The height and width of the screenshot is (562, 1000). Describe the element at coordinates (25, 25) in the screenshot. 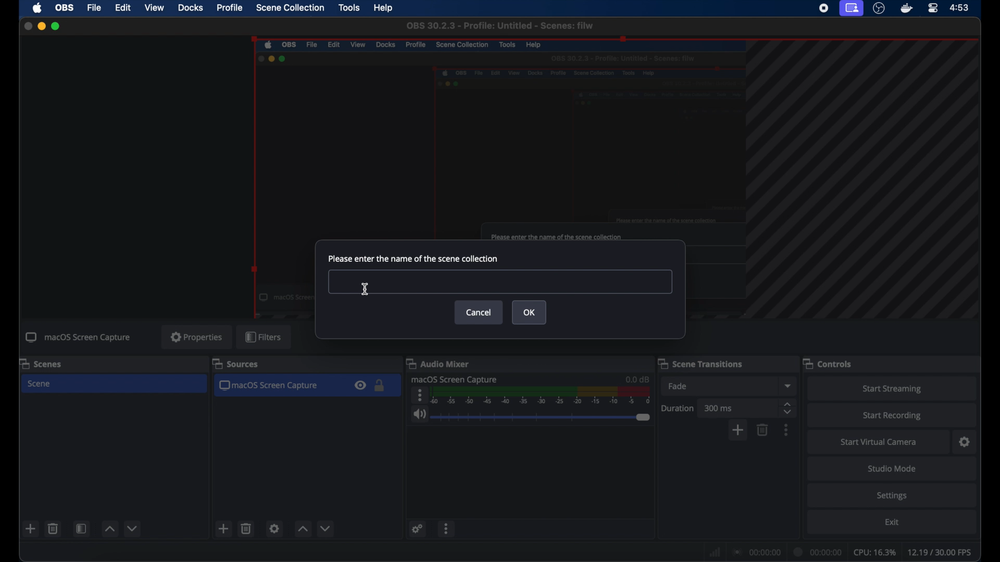

I see `close` at that location.